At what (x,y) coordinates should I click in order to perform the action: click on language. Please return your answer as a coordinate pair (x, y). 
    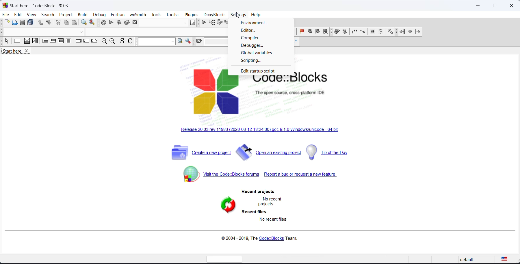
    Looking at the image, I should click on (504, 259).